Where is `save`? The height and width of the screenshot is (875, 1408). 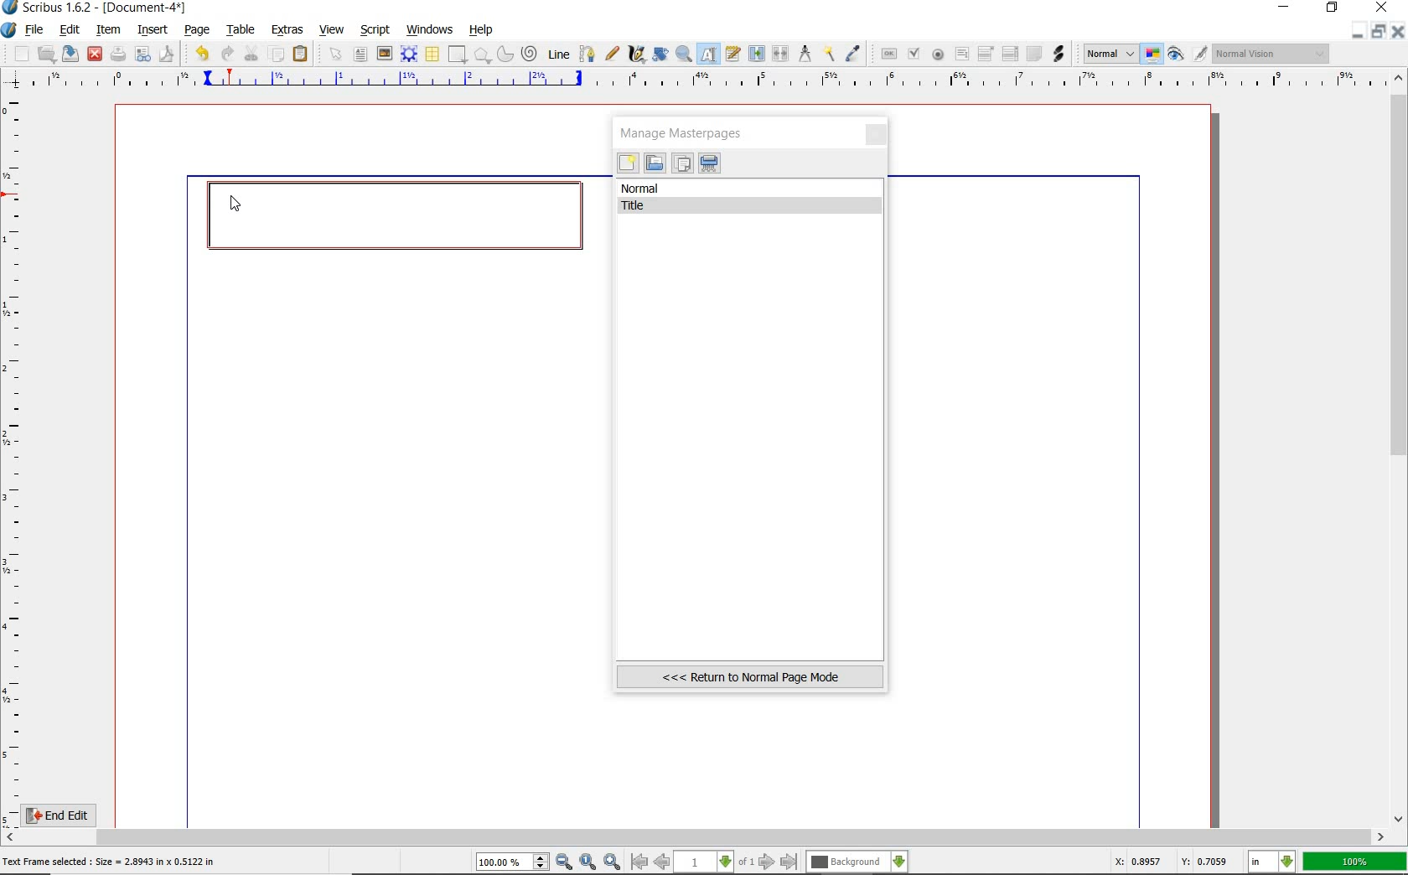
save is located at coordinates (71, 54).